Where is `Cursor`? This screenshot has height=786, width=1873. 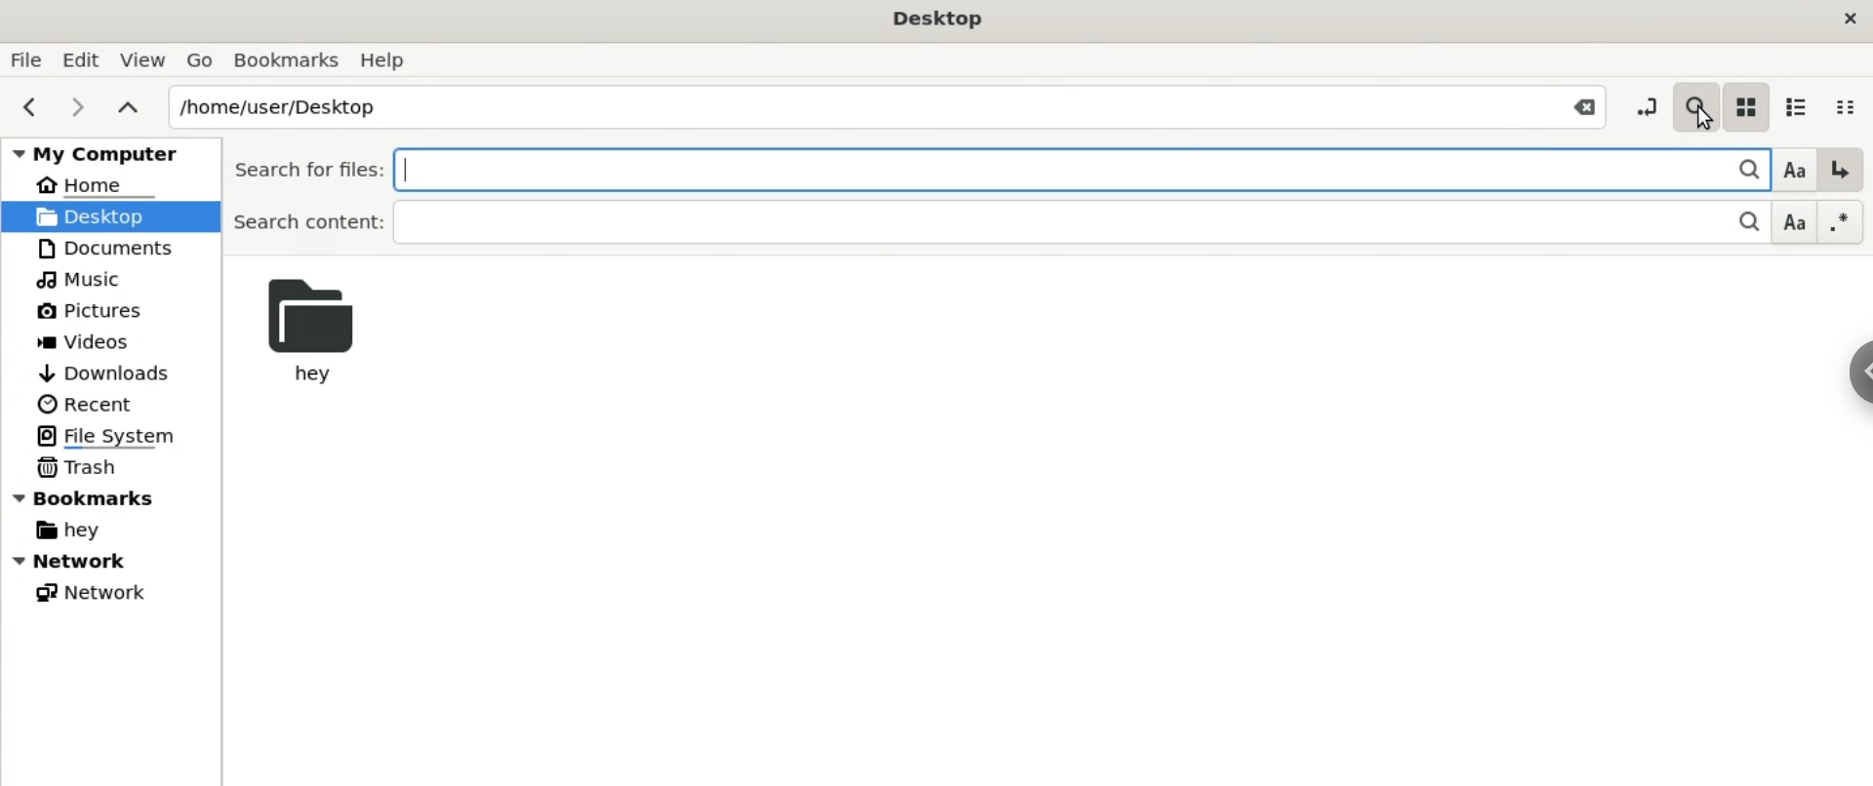
Cursor is located at coordinates (1699, 122).